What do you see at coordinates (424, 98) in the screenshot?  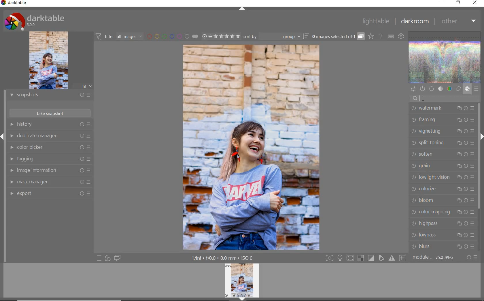 I see `cursor` at bounding box center [424, 98].